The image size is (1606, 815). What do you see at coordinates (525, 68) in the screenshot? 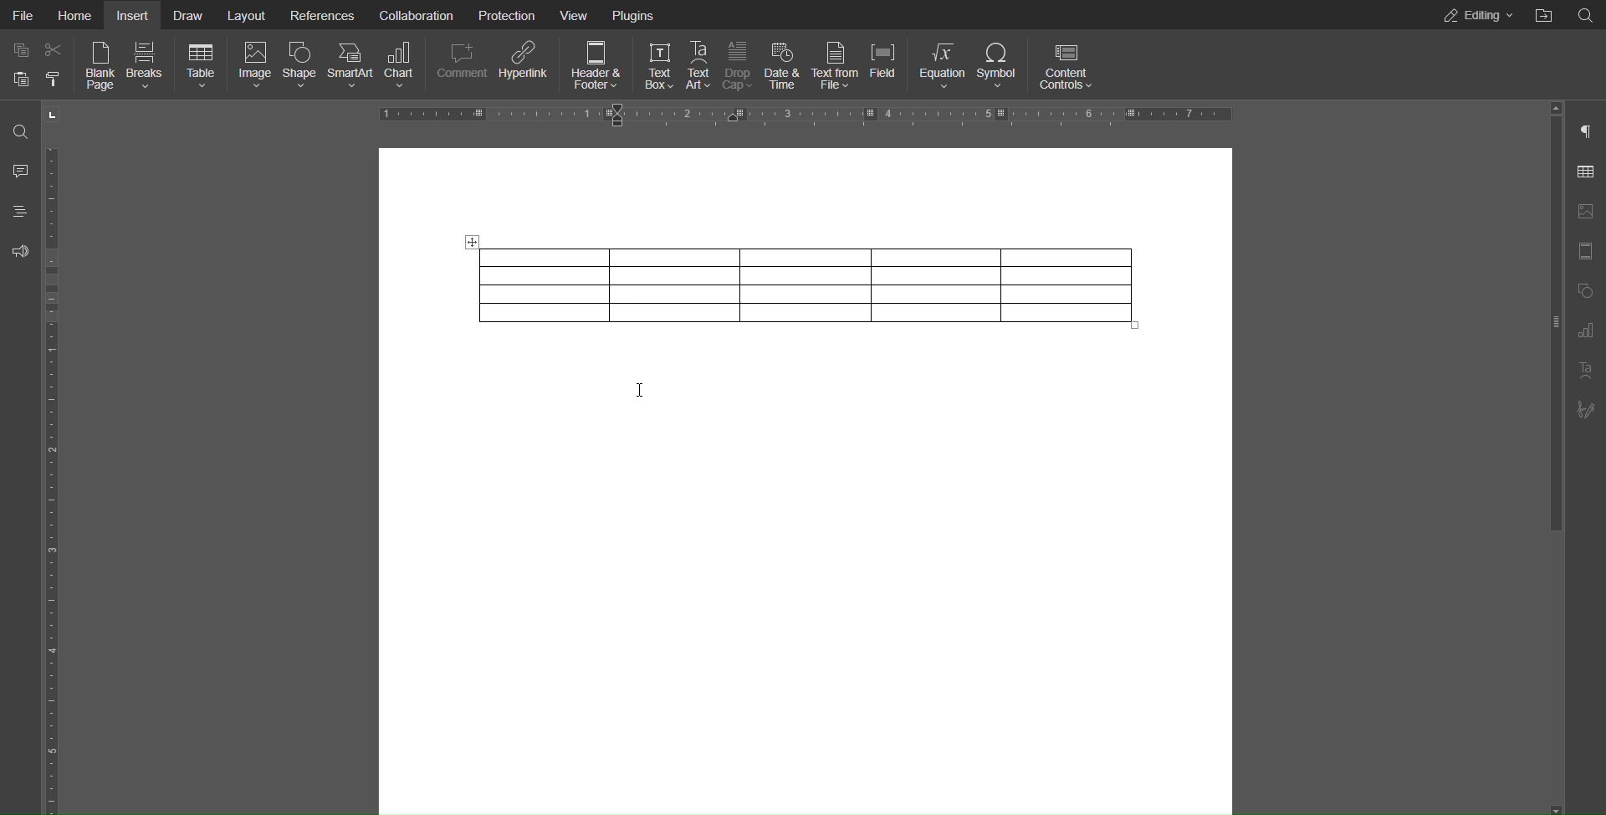
I see `Hyperlink` at bounding box center [525, 68].